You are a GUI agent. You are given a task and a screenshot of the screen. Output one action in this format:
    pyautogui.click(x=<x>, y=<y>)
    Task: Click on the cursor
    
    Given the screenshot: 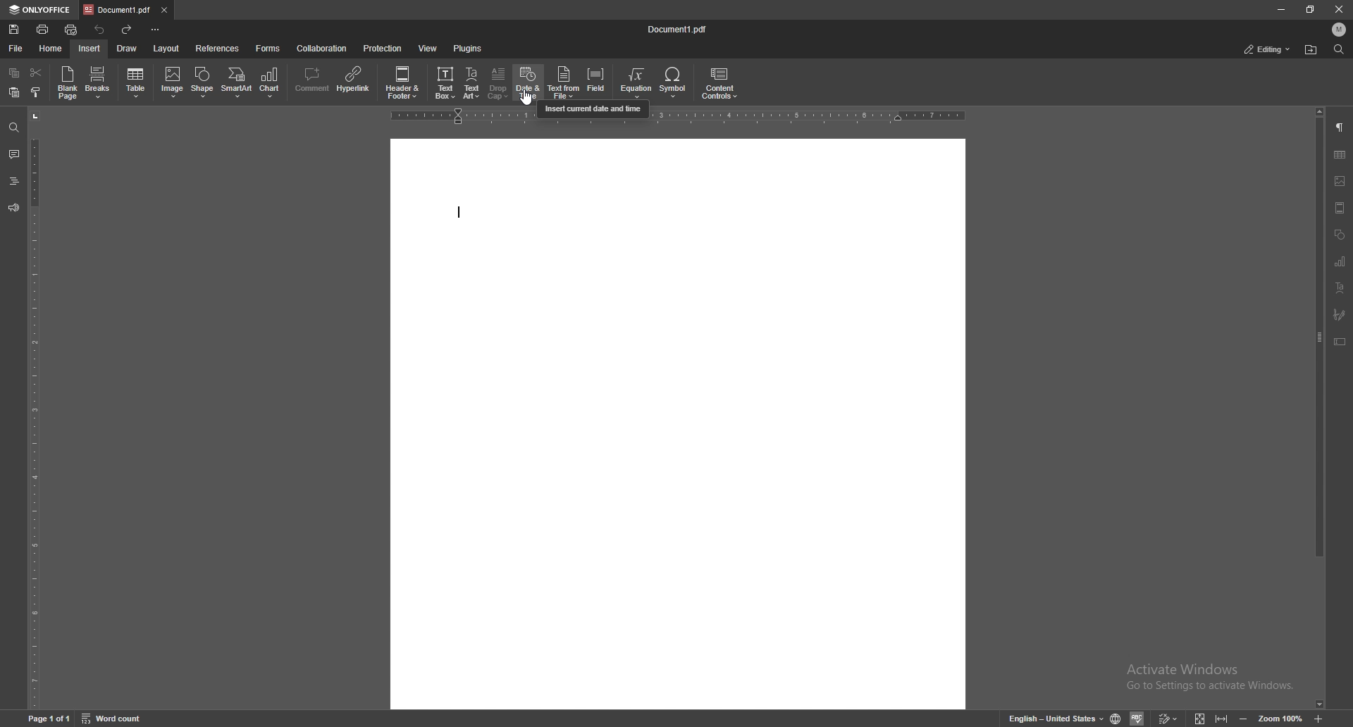 What is the action you would take?
    pyautogui.click(x=524, y=101)
    